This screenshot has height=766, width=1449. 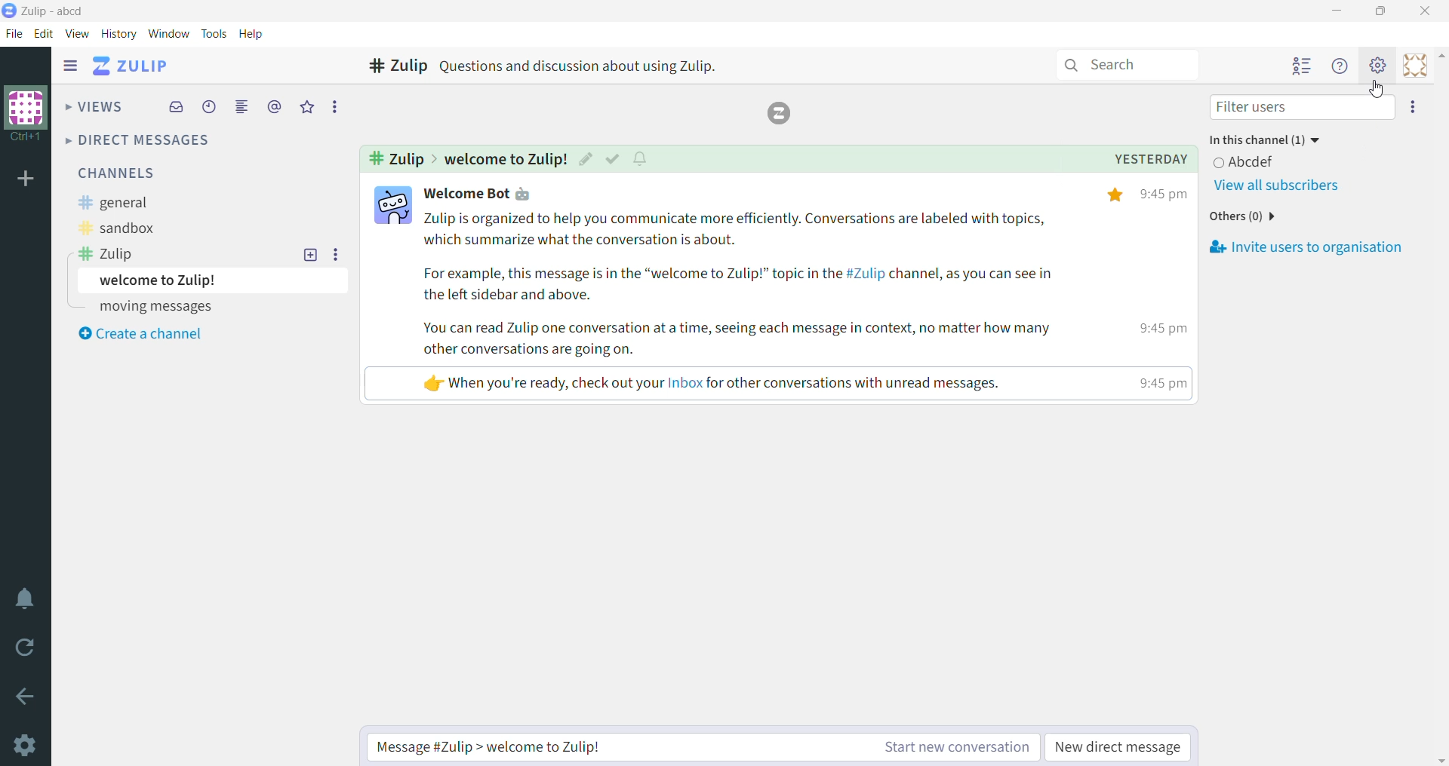 What do you see at coordinates (115, 203) in the screenshot?
I see `general` at bounding box center [115, 203].